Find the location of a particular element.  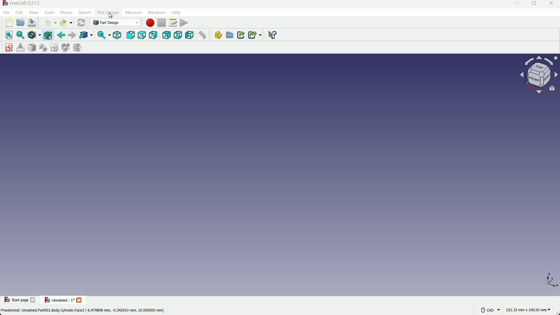

draw styles is located at coordinates (34, 35).